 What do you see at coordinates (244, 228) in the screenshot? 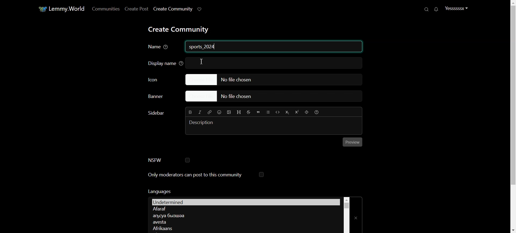
I see `Language` at bounding box center [244, 228].